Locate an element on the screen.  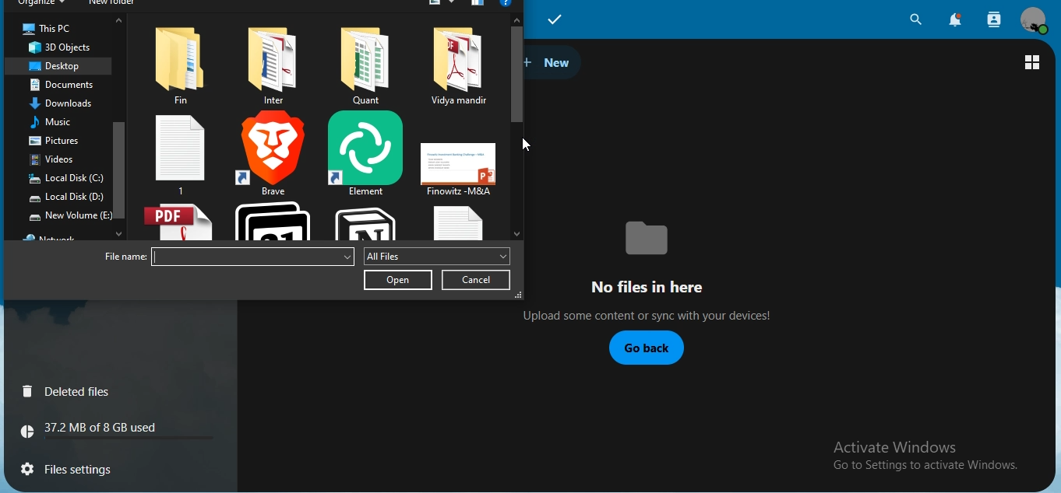
notifications is located at coordinates (957, 21).